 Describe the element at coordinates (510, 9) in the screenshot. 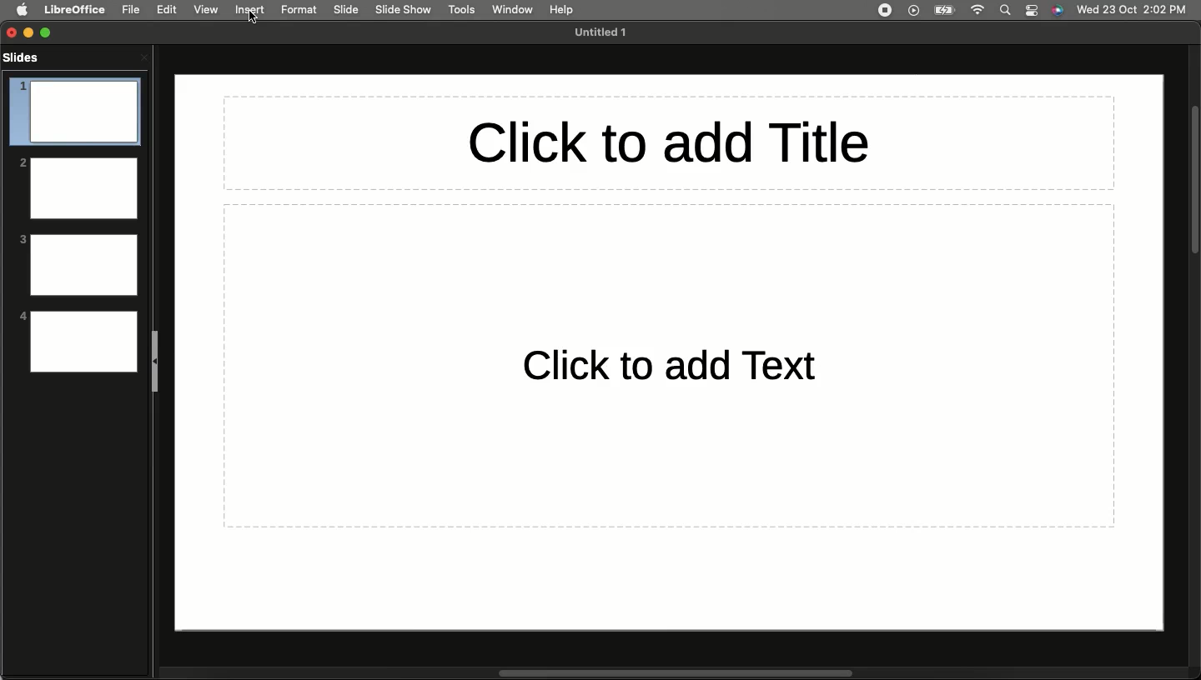

I see `Window` at that location.